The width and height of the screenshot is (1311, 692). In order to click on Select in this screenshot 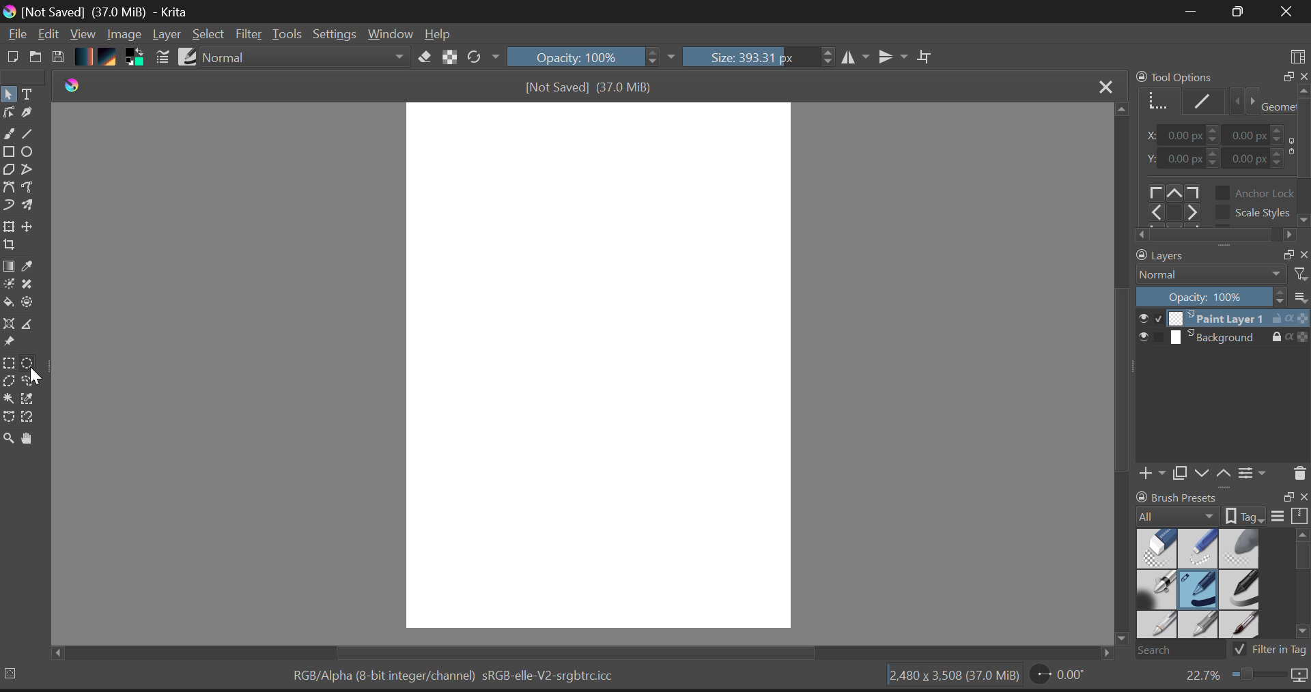, I will do `click(210, 35)`.